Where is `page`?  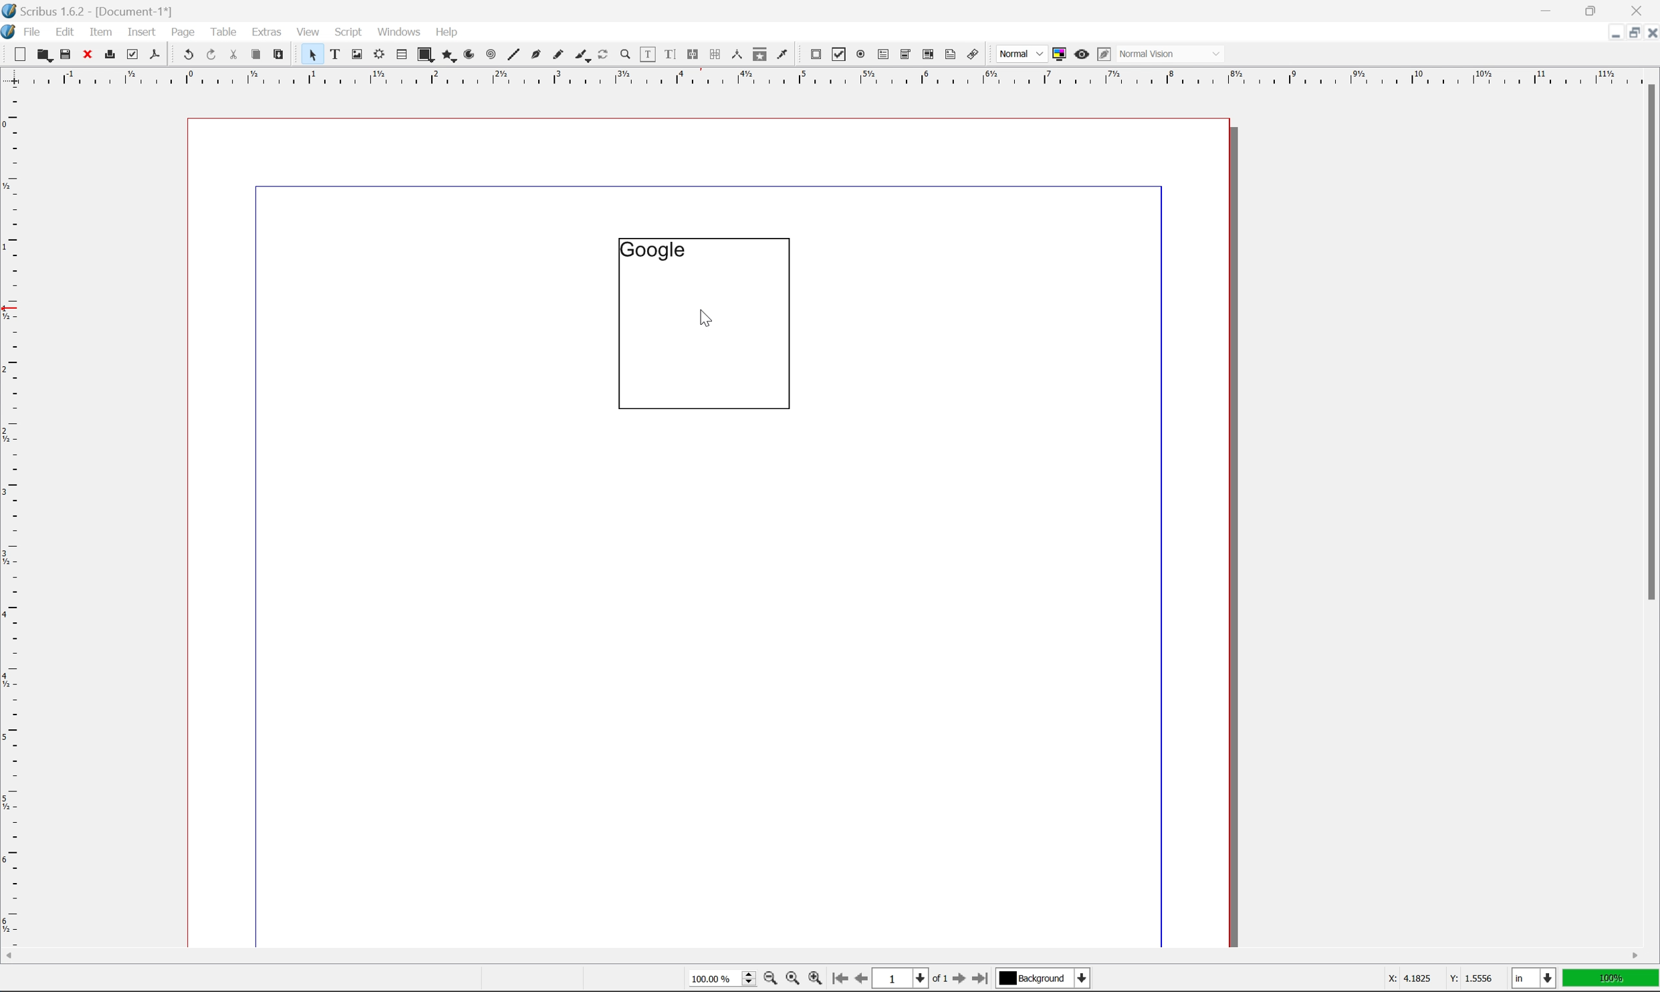
page is located at coordinates (183, 31).